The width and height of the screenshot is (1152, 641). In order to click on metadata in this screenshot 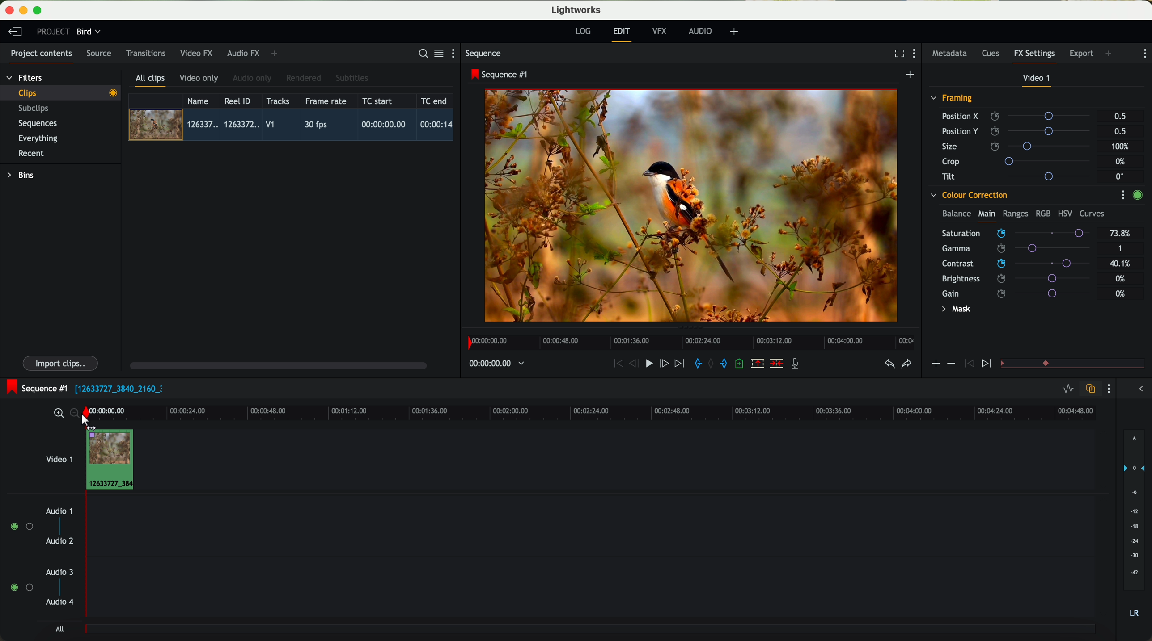, I will do `click(952, 54)`.